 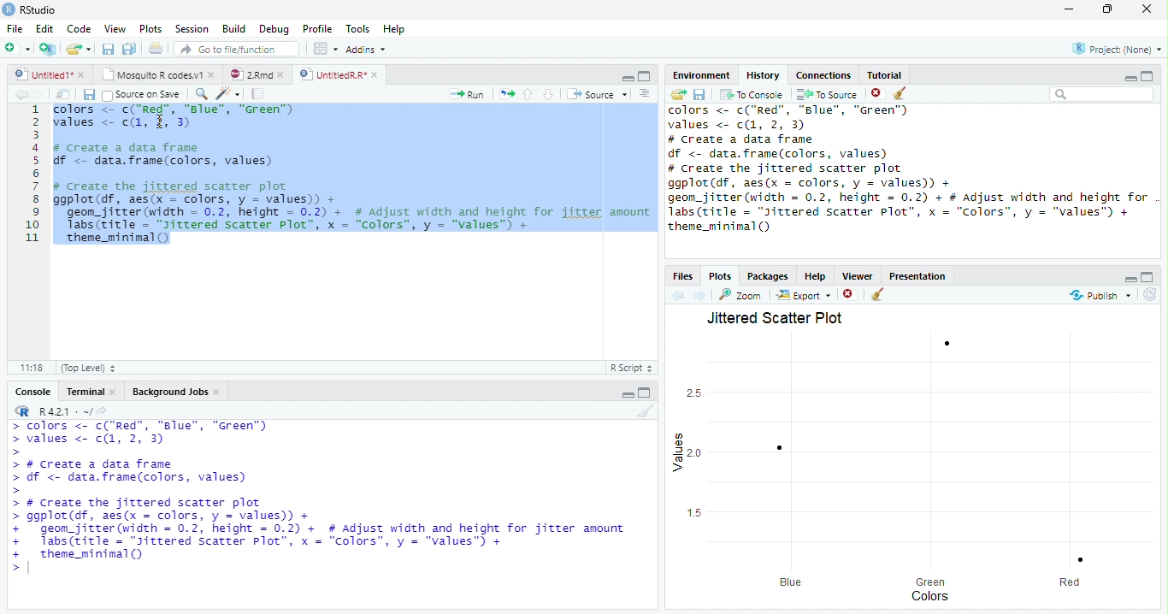 What do you see at coordinates (115, 28) in the screenshot?
I see `View` at bounding box center [115, 28].